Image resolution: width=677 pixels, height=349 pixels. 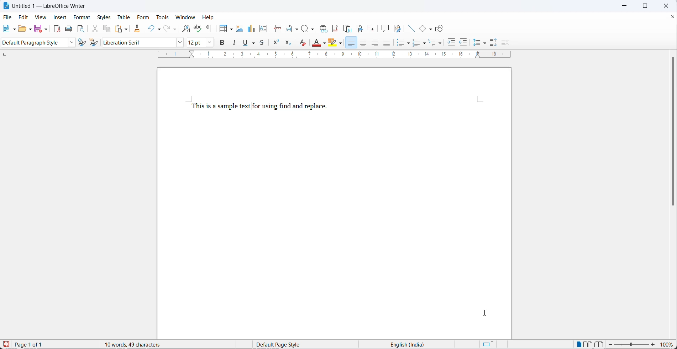 What do you see at coordinates (252, 28) in the screenshot?
I see `insert chart` at bounding box center [252, 28].